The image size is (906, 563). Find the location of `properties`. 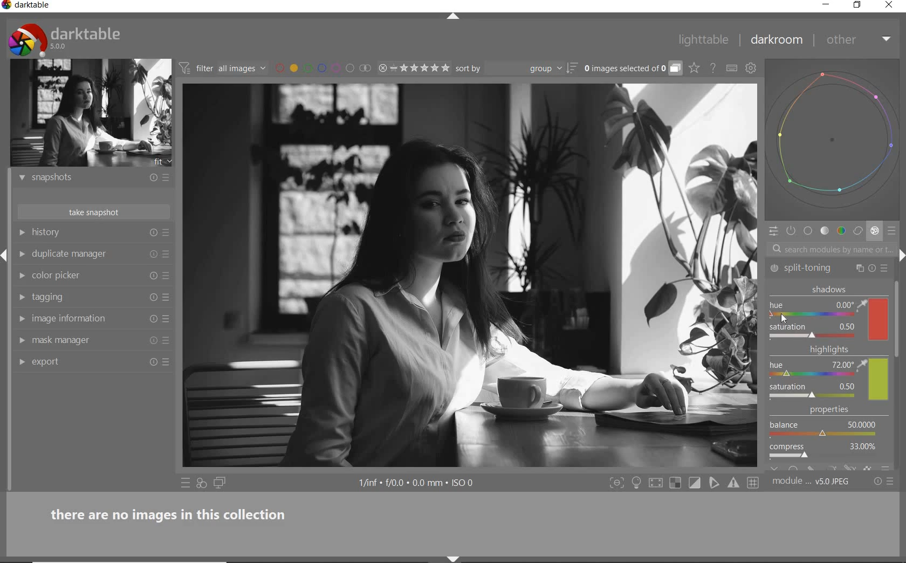

properties is located at coordinates (830, 437).